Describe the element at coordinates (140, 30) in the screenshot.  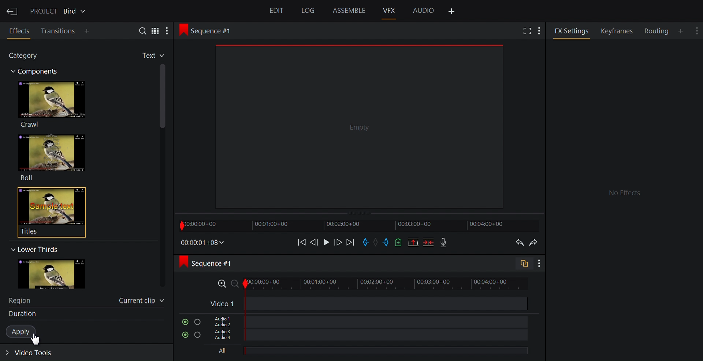
I see `Search` at that location.